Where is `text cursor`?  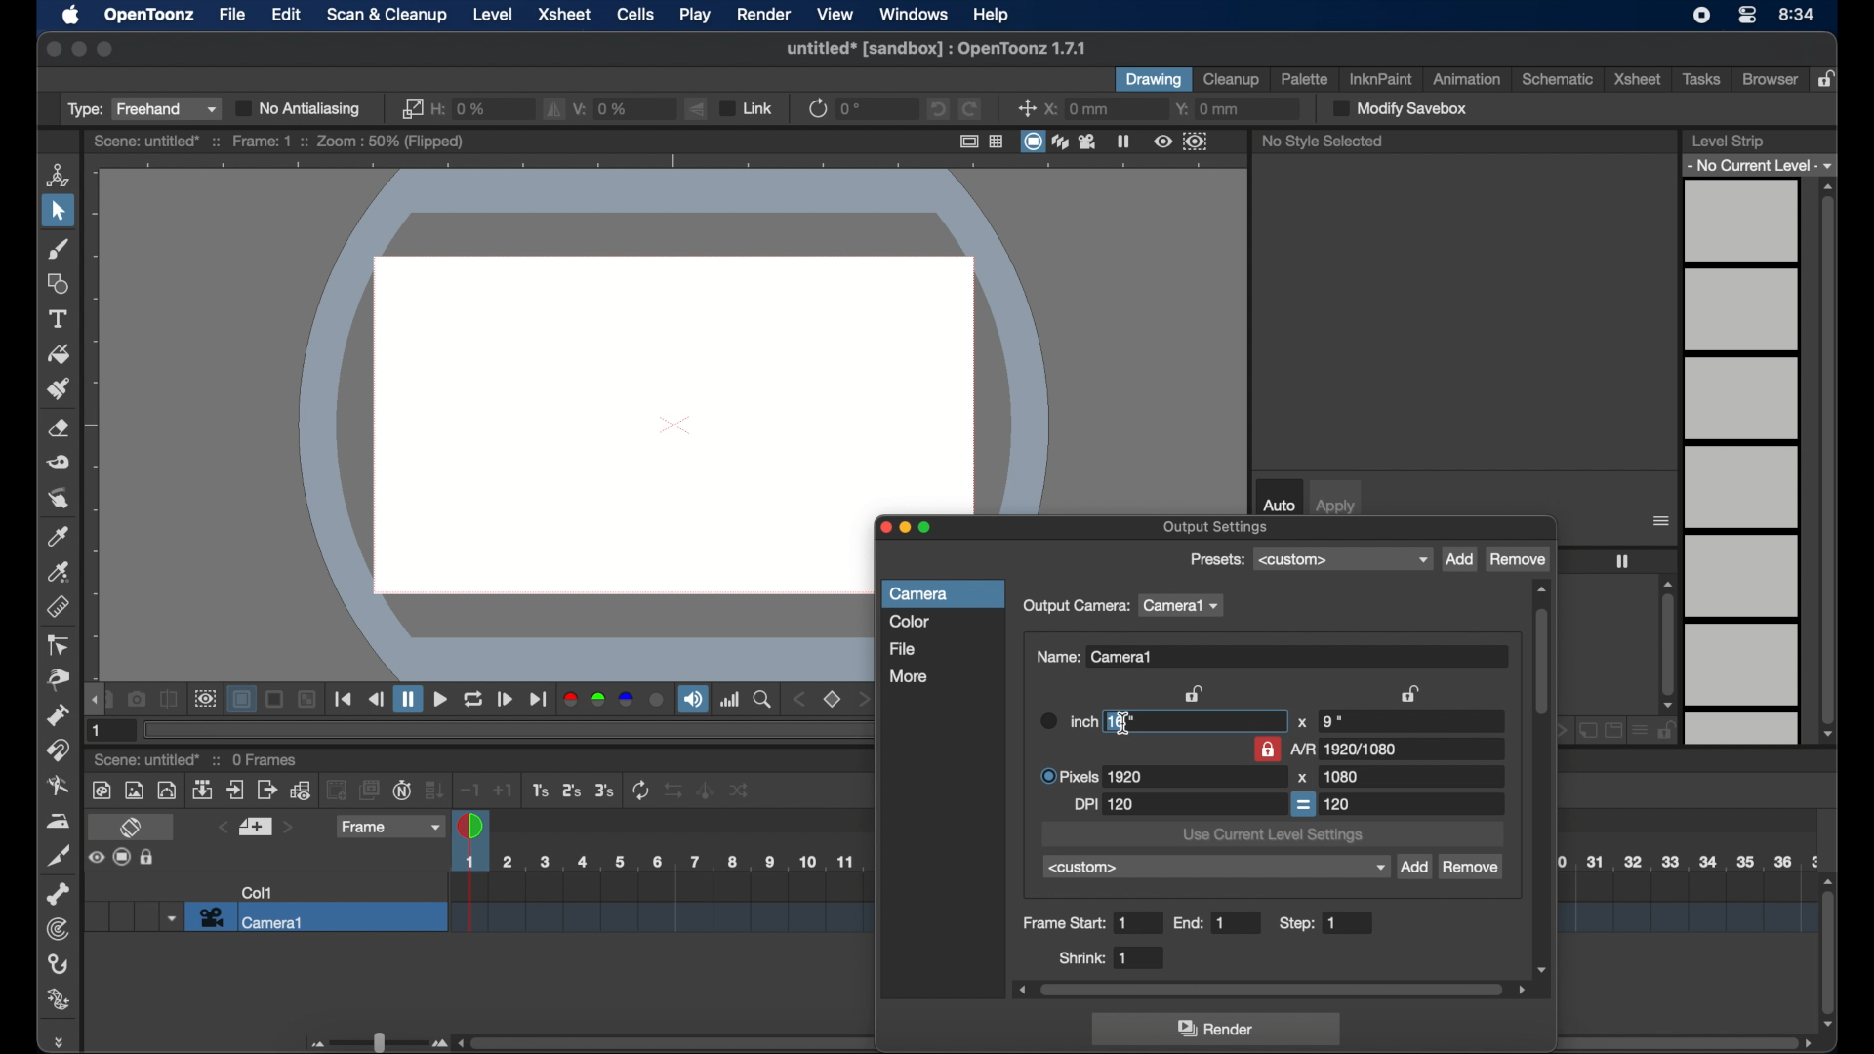 text cursor is located at coordinates (1124, 725).